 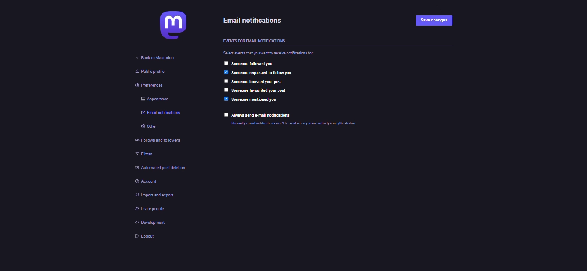 I want to click on click to enable, so click(x=226, y=90).